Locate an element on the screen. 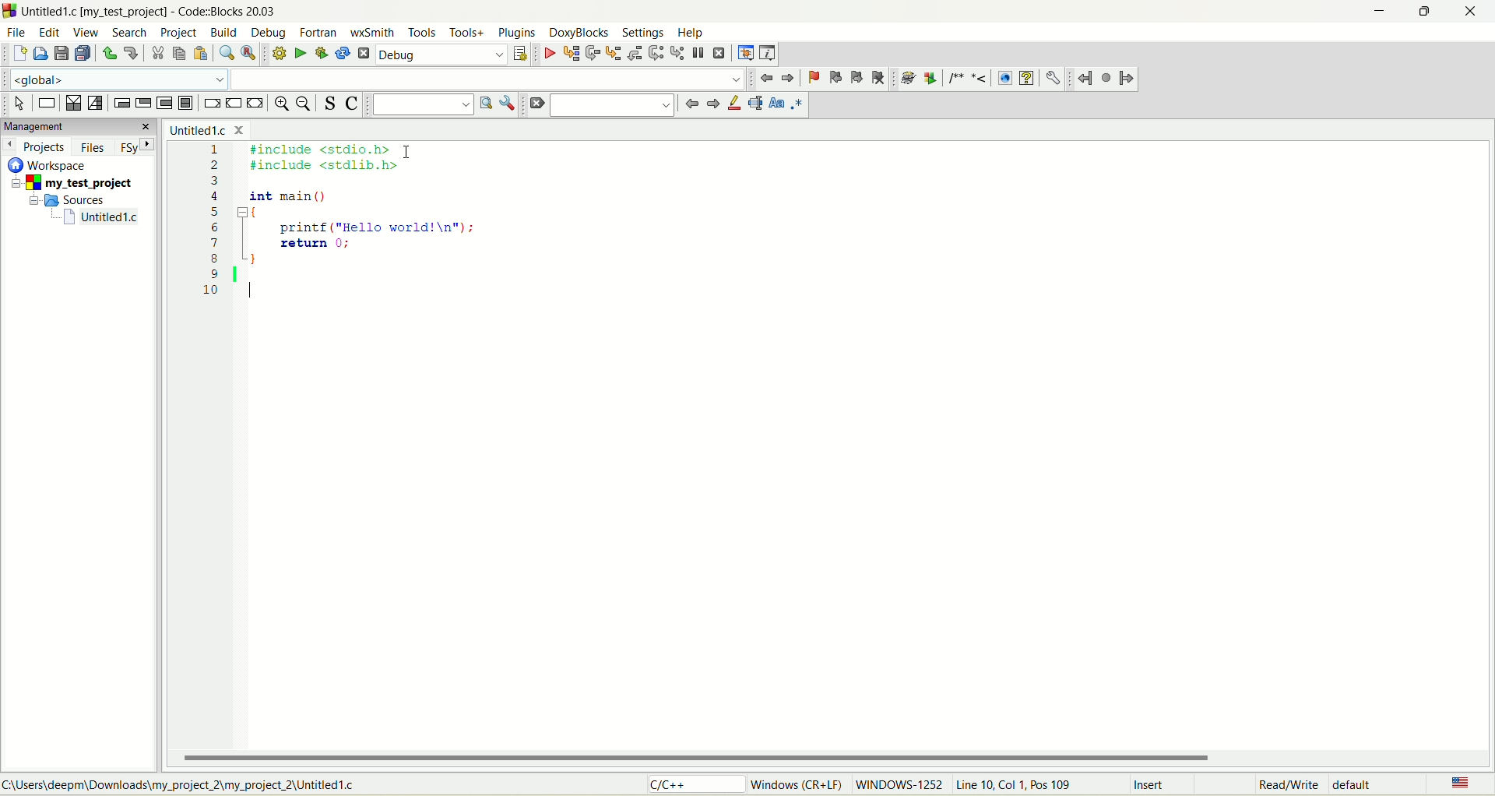  plugins is located at coordinates (517, 31).